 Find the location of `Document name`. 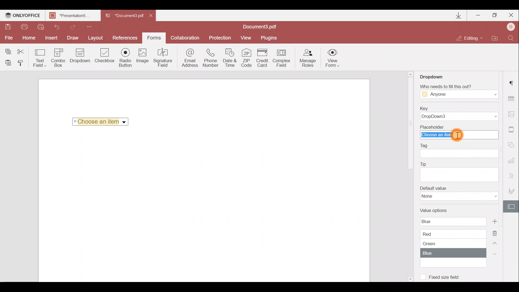

Document name is located at coordinates (124, 16).